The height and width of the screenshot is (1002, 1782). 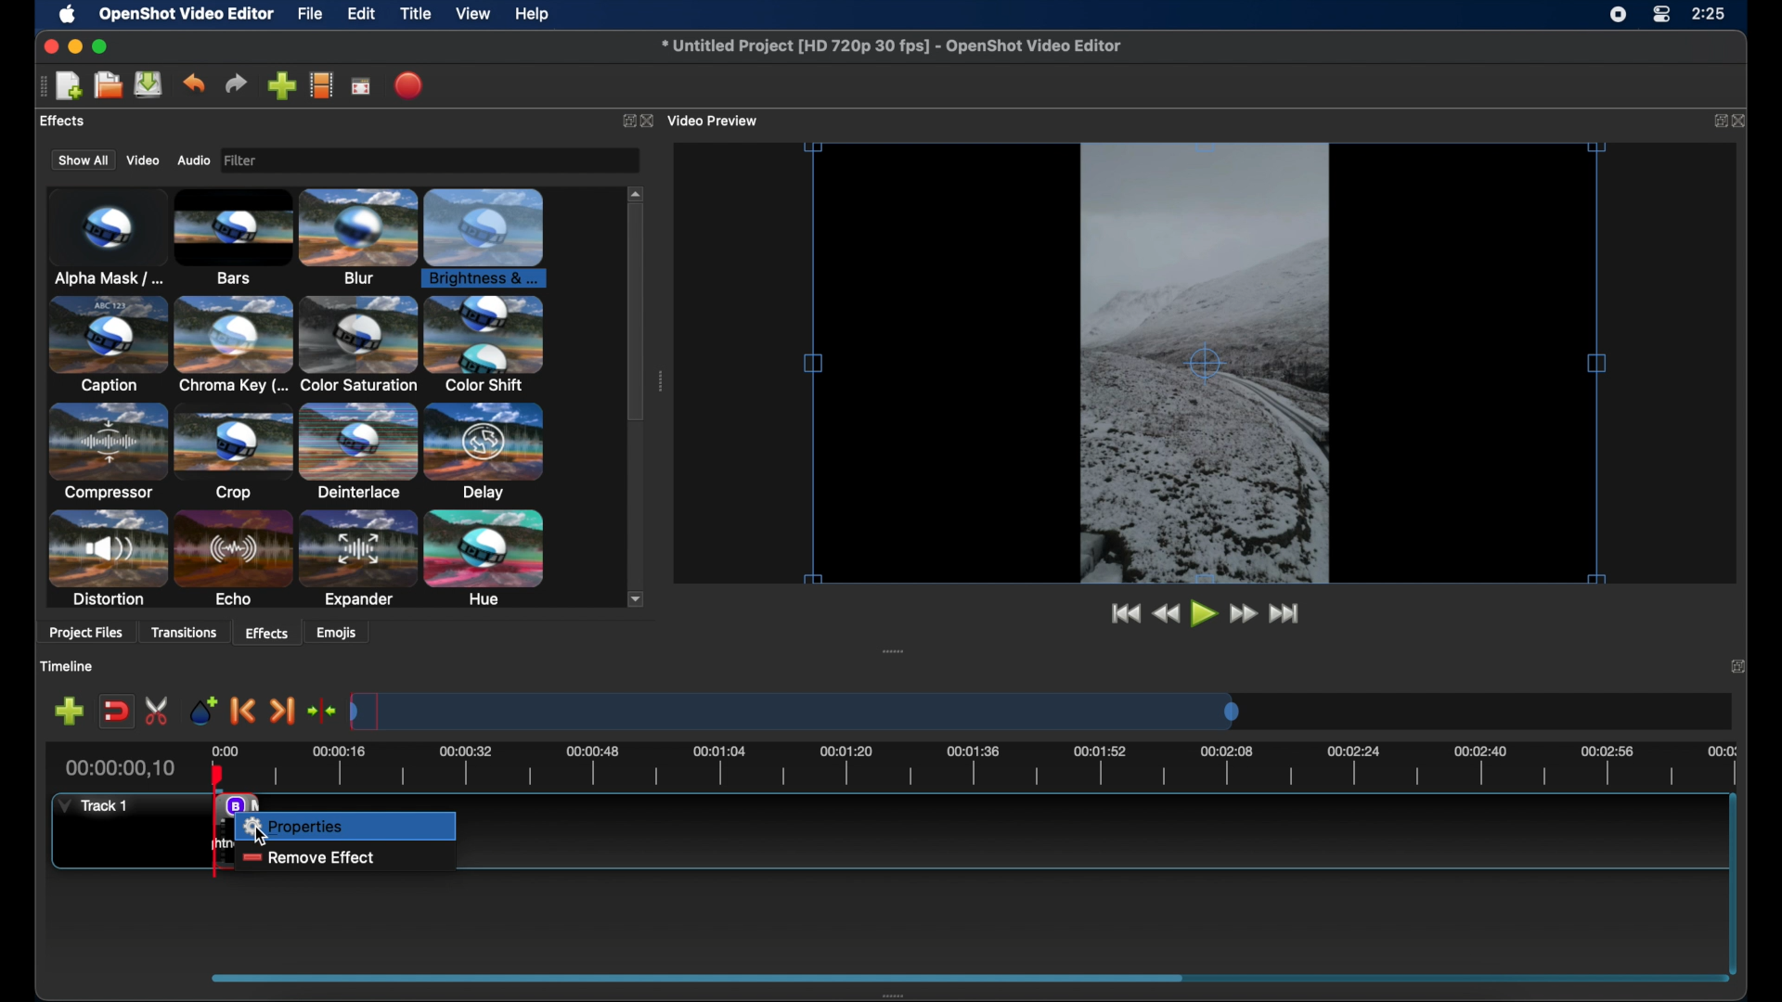 What do you see at coordinates (234, 559) in the screenshot?
I see `echo` at bounding box center [234, 559].